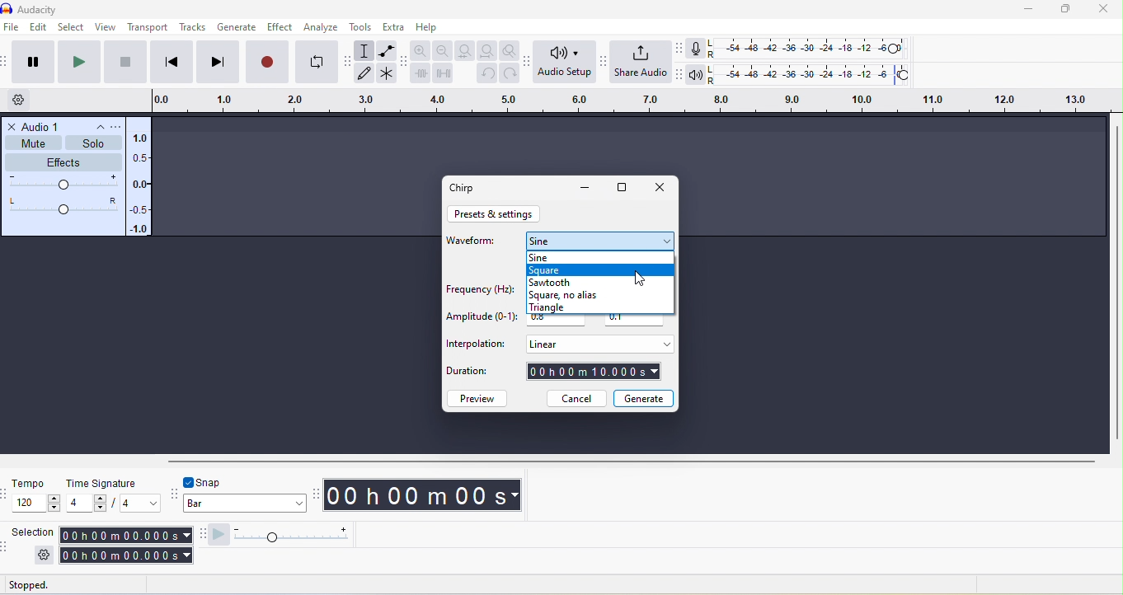  What do you see at coordinates (149, 28) in the screenshot?
I see `transport` at bounding box center [149, 28].